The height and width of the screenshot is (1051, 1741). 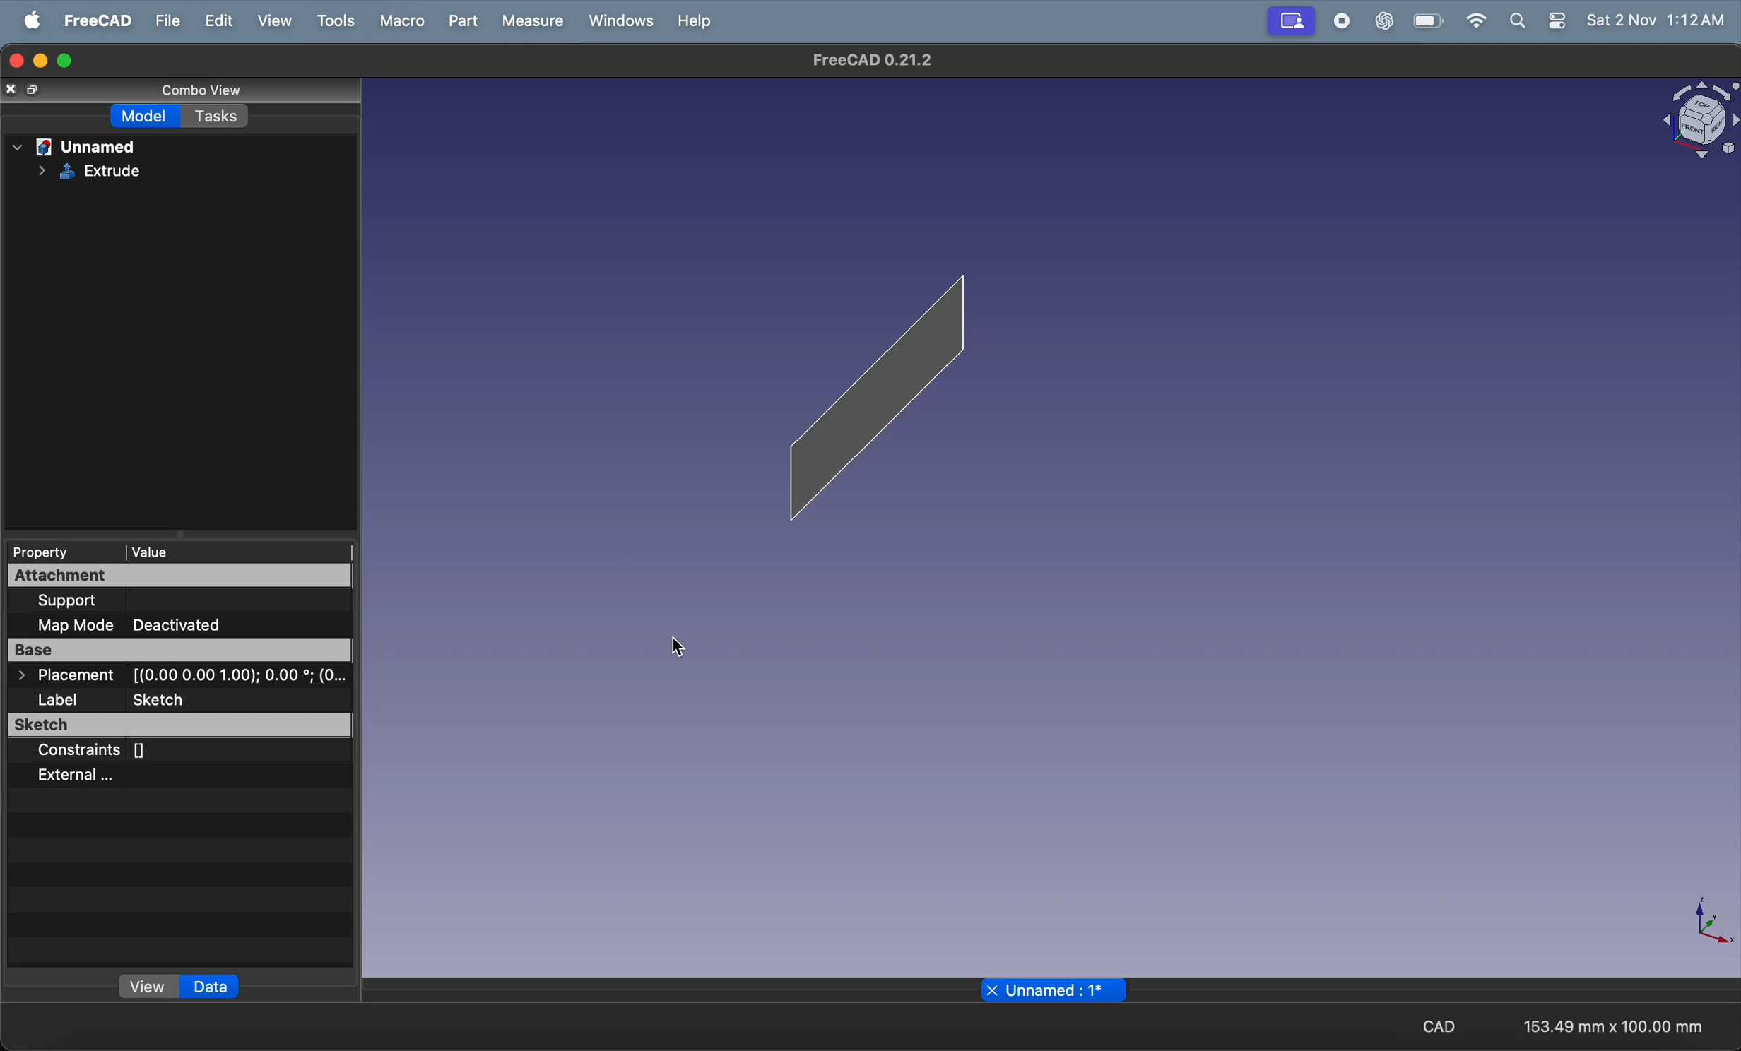 What do you see at coordinates (1656, 20) in the screenshot?
I see `Sat 2 Nov 1:11AM` at bounding box center [1656, 20].